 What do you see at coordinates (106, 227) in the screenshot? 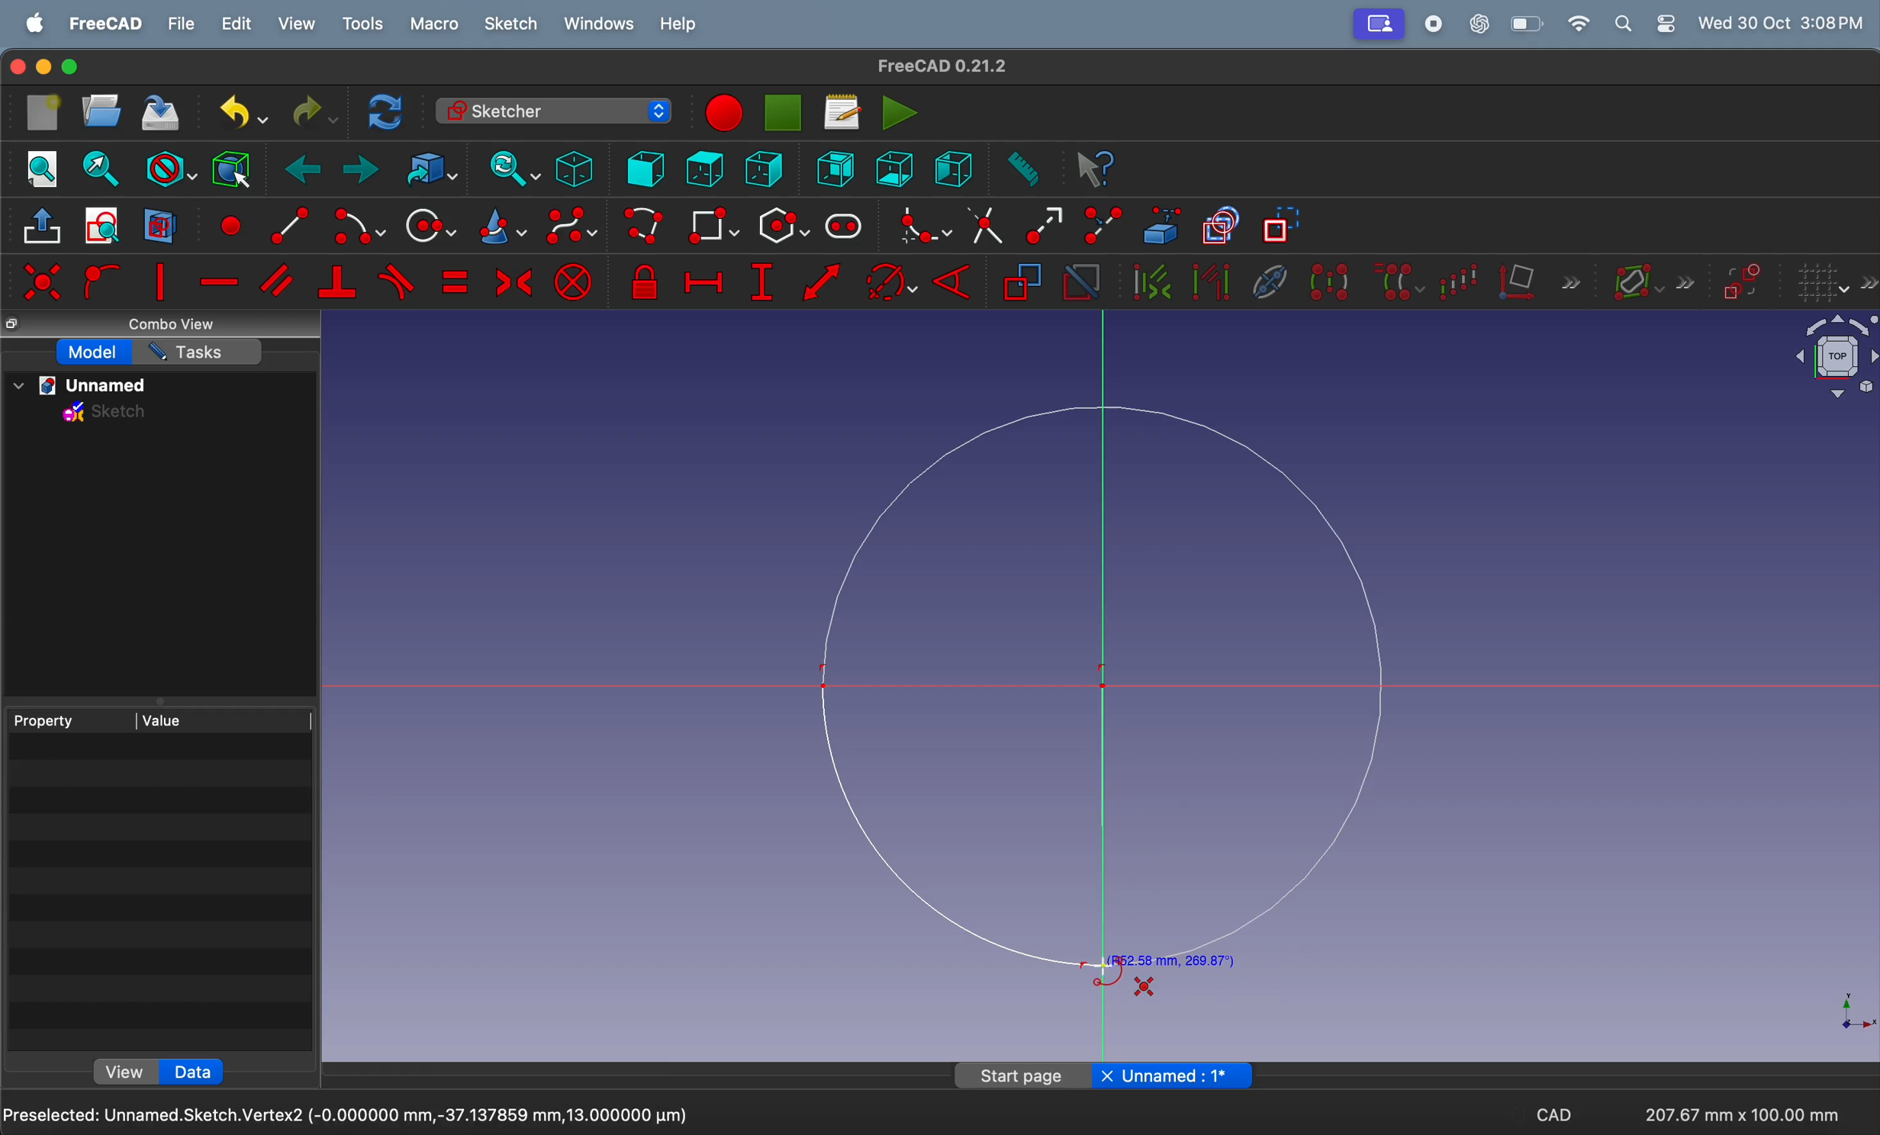
I see `view sketch` at bounding box center [106, 227].